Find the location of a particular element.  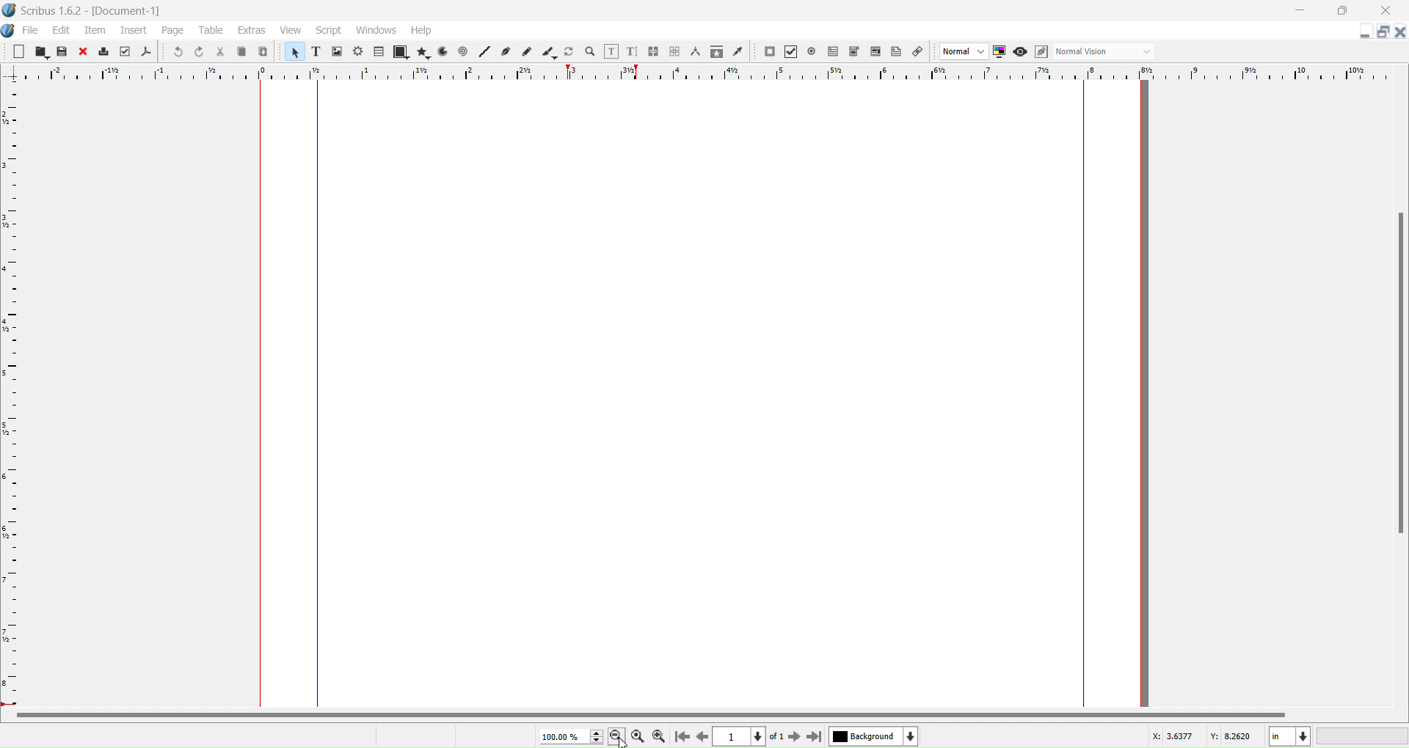

Item is located at coordinates (96, 31).